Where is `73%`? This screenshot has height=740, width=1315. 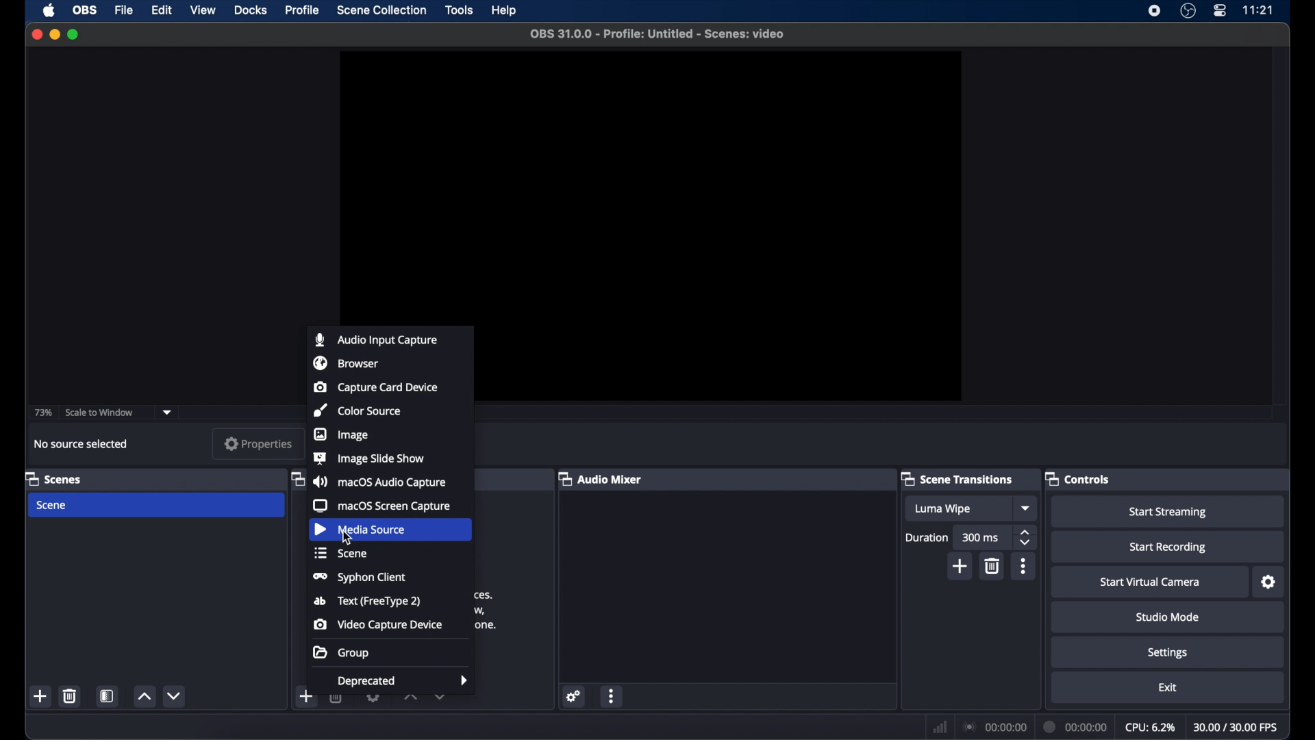 73% is located at coordinates (42, 412).